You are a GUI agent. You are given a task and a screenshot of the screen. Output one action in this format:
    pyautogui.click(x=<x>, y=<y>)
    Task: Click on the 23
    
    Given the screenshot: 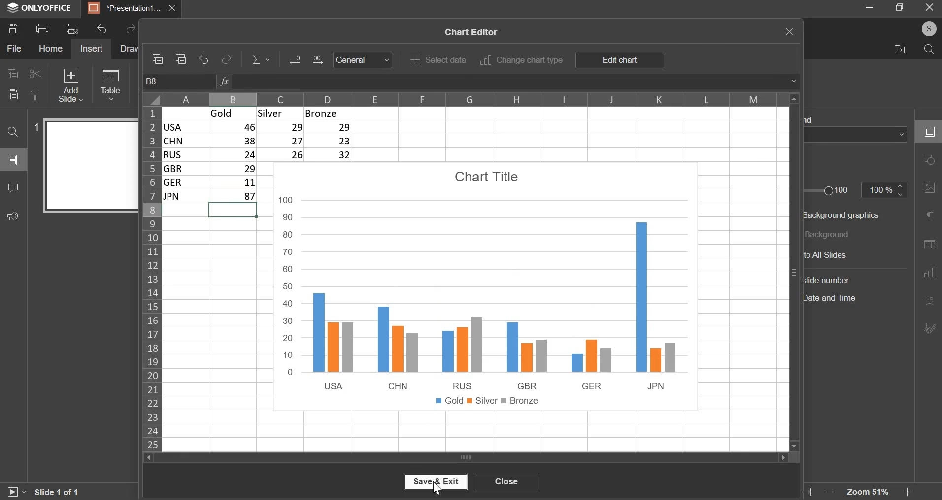 What is the action you would take?
    pyautogui.click(x=331, y=141)
    